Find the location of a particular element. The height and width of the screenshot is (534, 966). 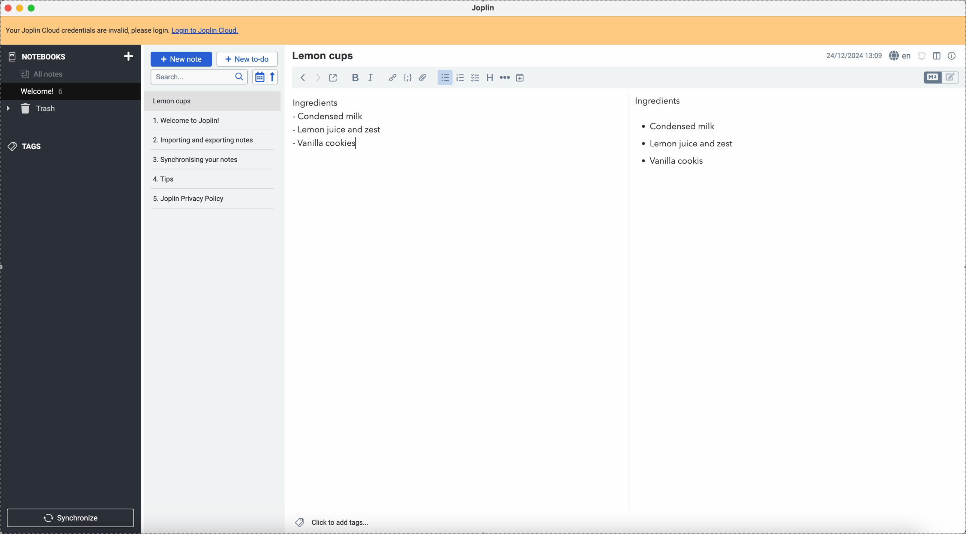

synchronize is located at coordinates (71, 518).